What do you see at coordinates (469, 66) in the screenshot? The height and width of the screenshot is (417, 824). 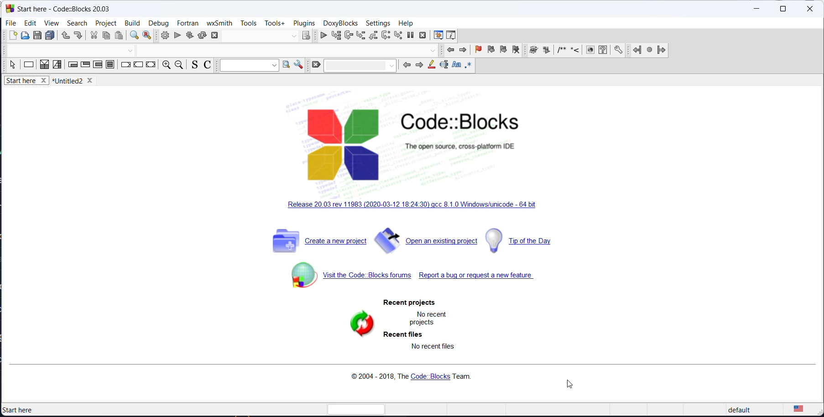 I see `regex` at bounding box center [469, 66].